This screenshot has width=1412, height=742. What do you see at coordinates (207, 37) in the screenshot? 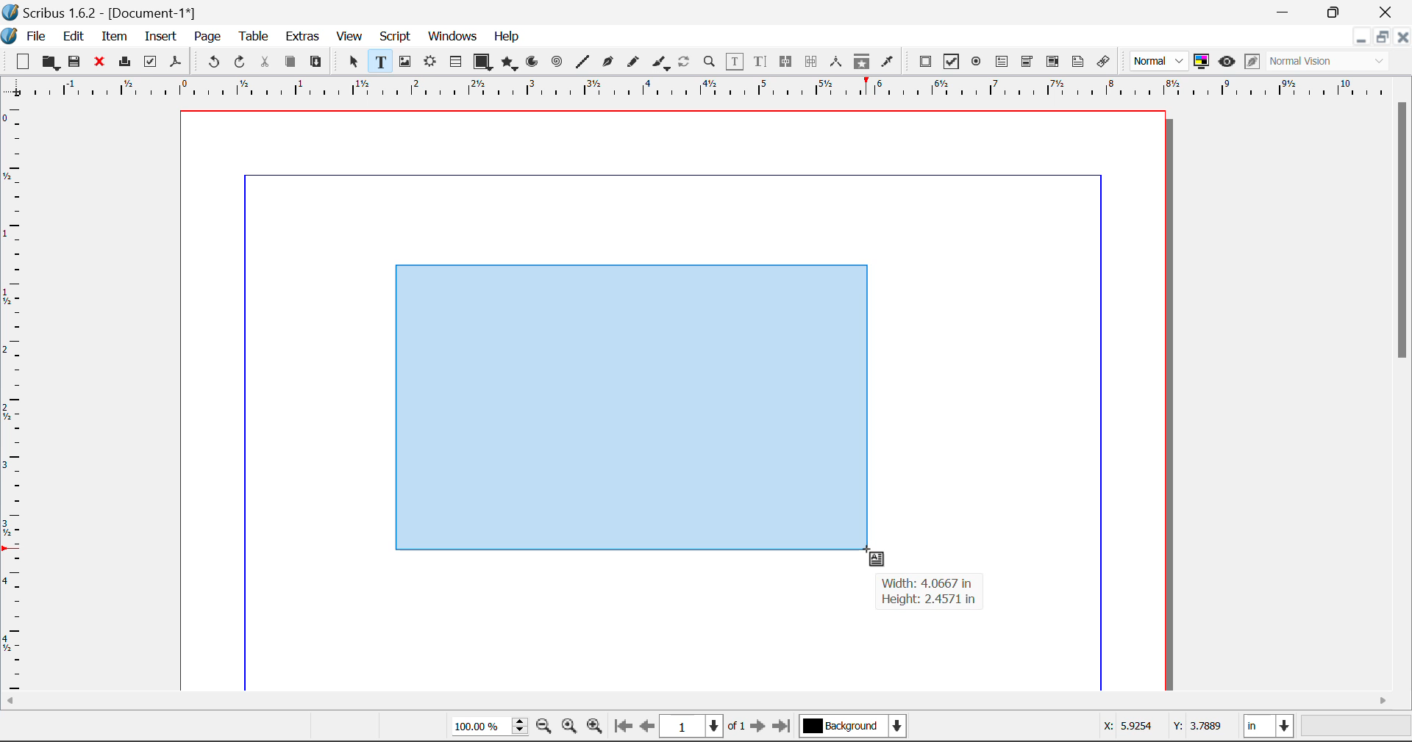
I see `Page` at bounding box center [207, 37].